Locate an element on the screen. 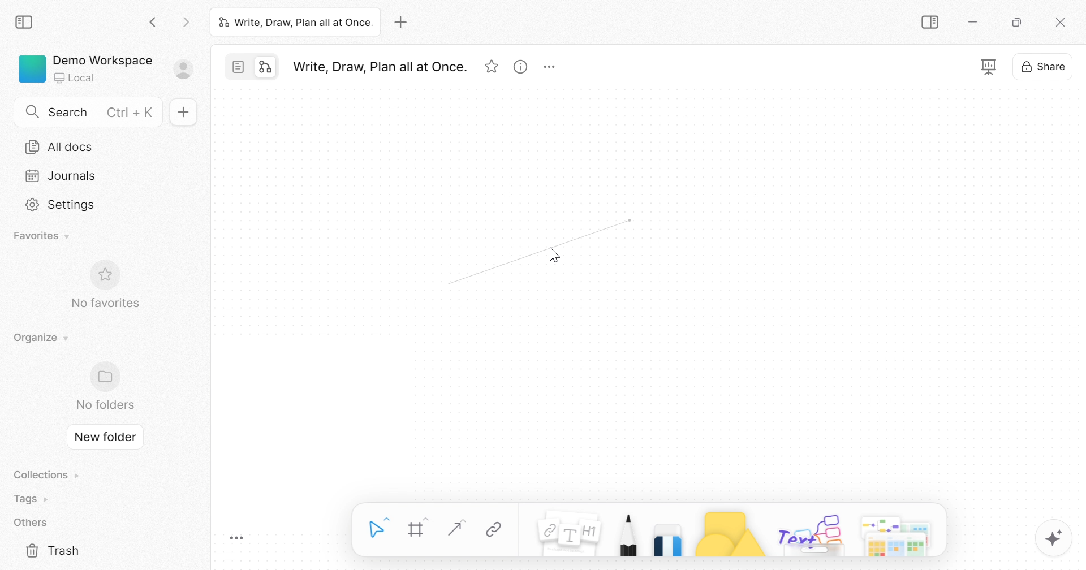 This screenshot has height=570, width=1086. Journals is located at coordinates (57, 175).